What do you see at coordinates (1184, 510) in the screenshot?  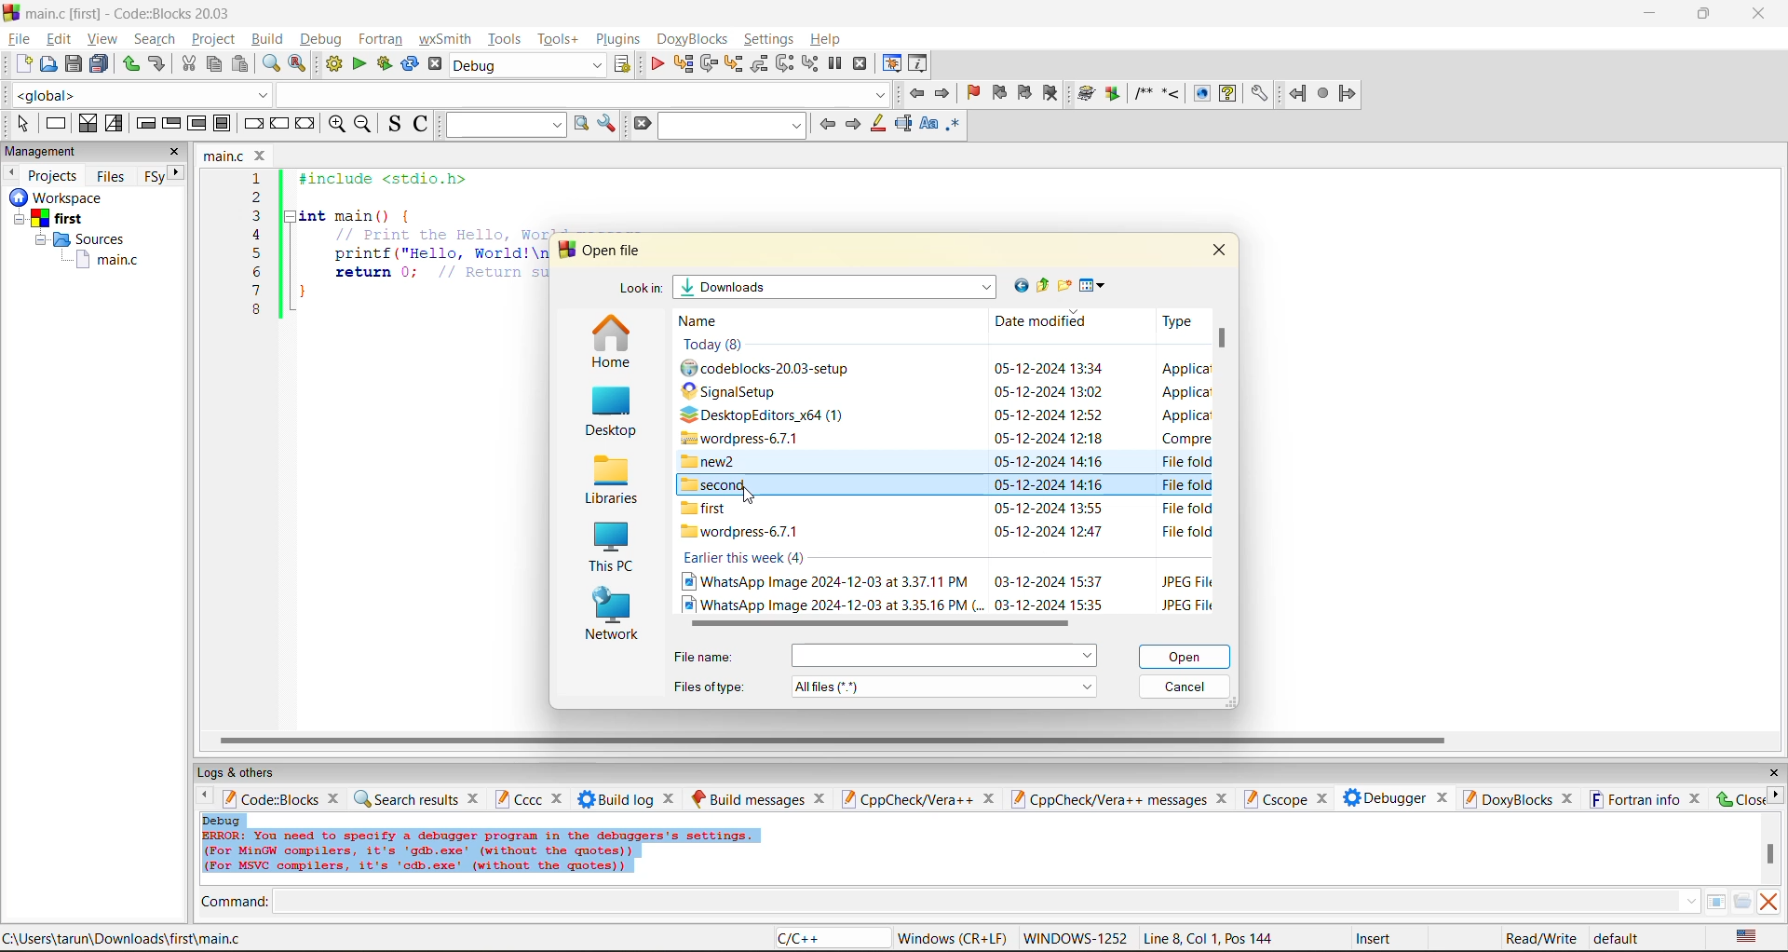 I see `type` at bounding box center [1184, 510].